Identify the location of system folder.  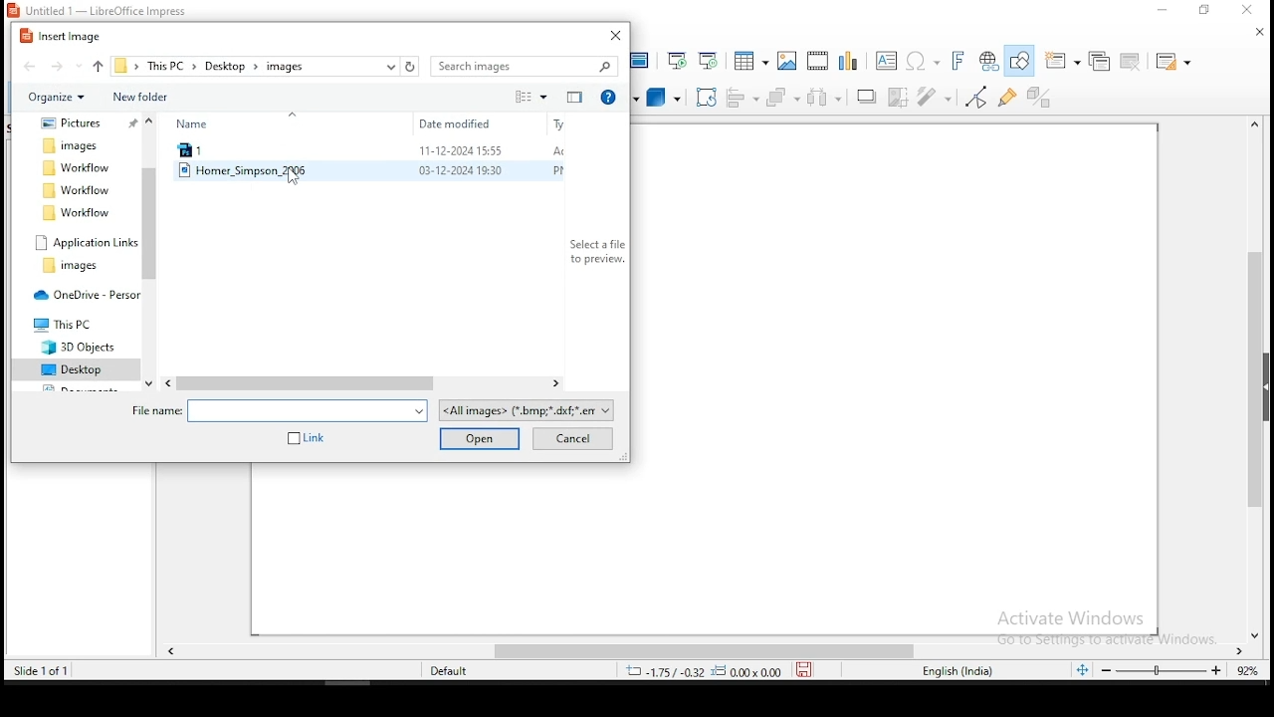
(82, 347).